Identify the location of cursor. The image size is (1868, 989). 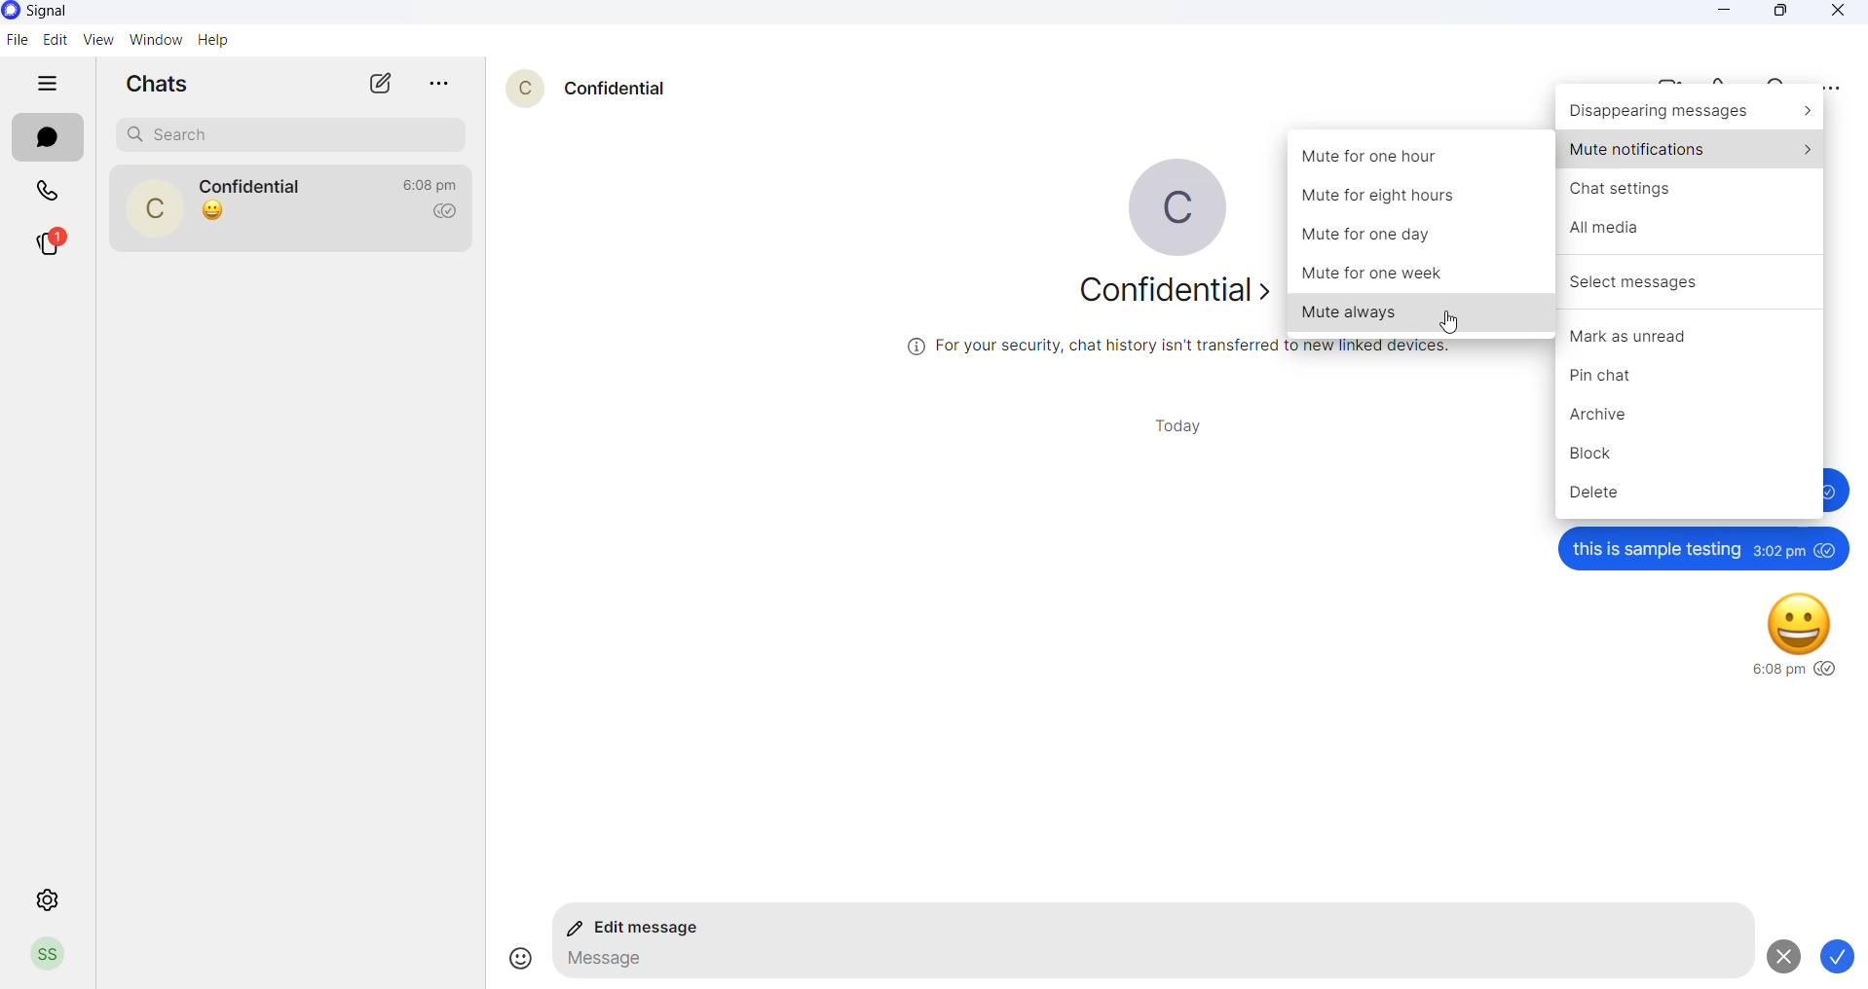
(1452, 326).